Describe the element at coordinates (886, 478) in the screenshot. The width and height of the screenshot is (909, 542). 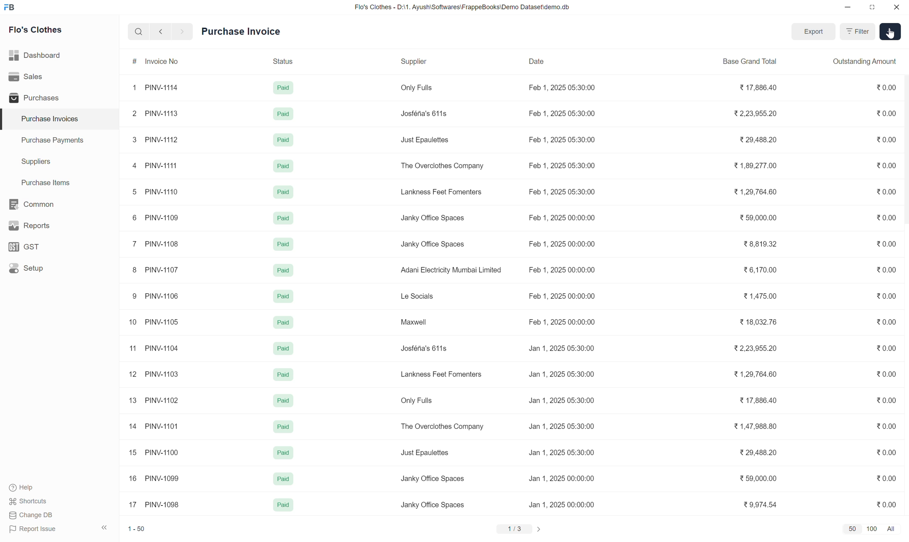
I see `0.00` at that location.